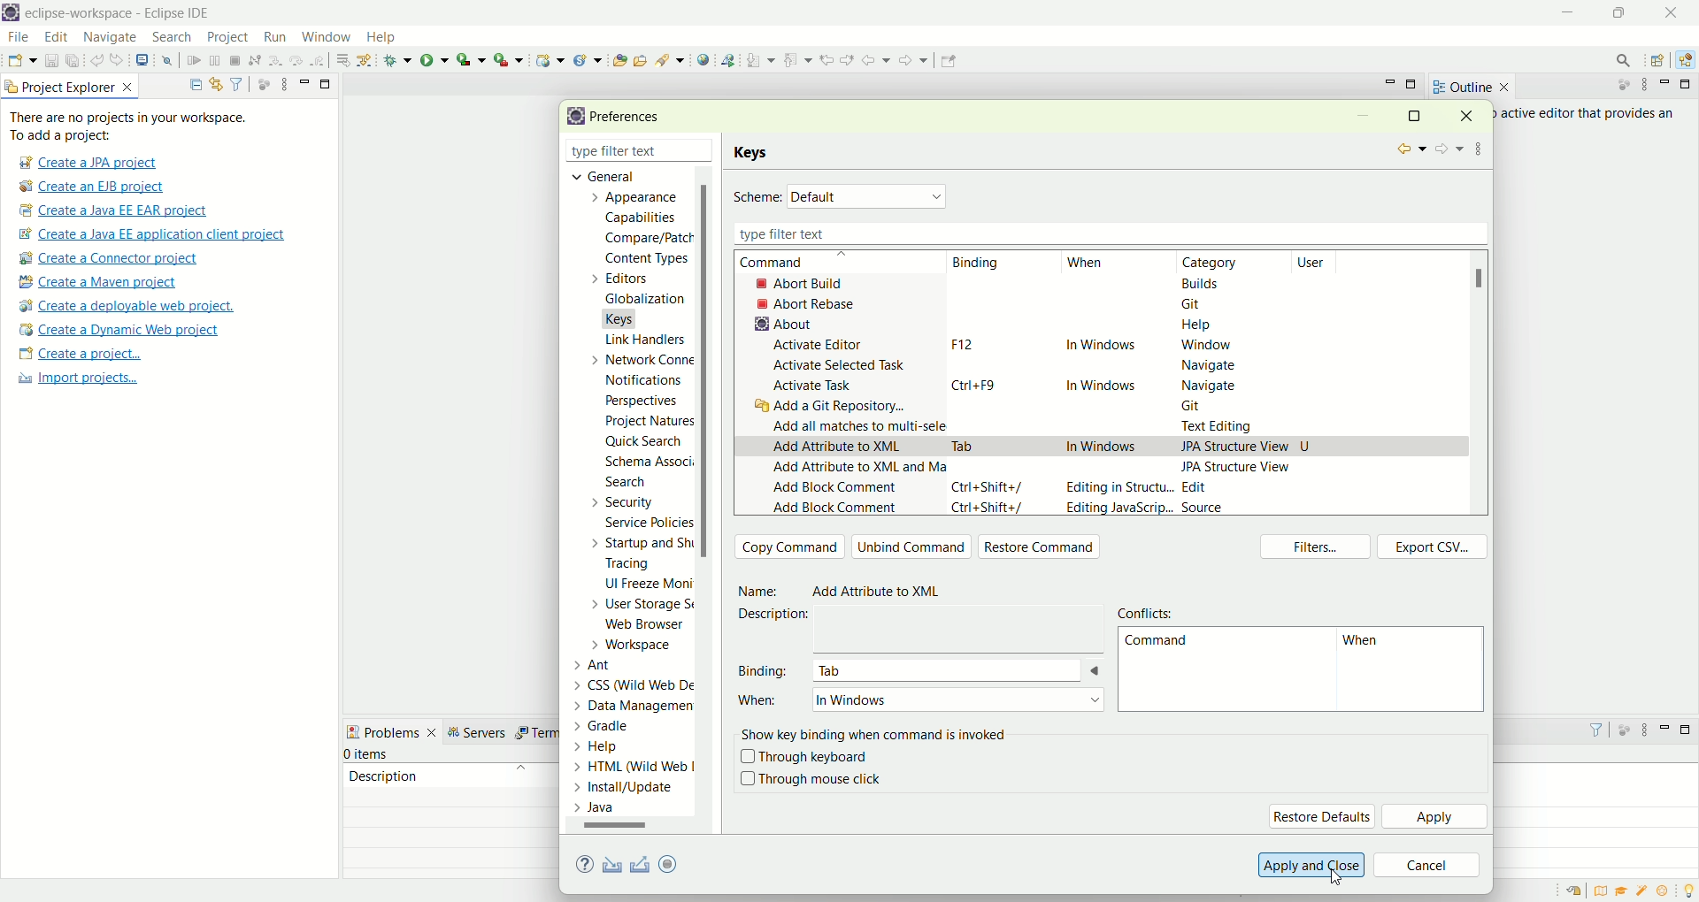 The image size is (1699, 902). I want to click on back, so click(880, 59).